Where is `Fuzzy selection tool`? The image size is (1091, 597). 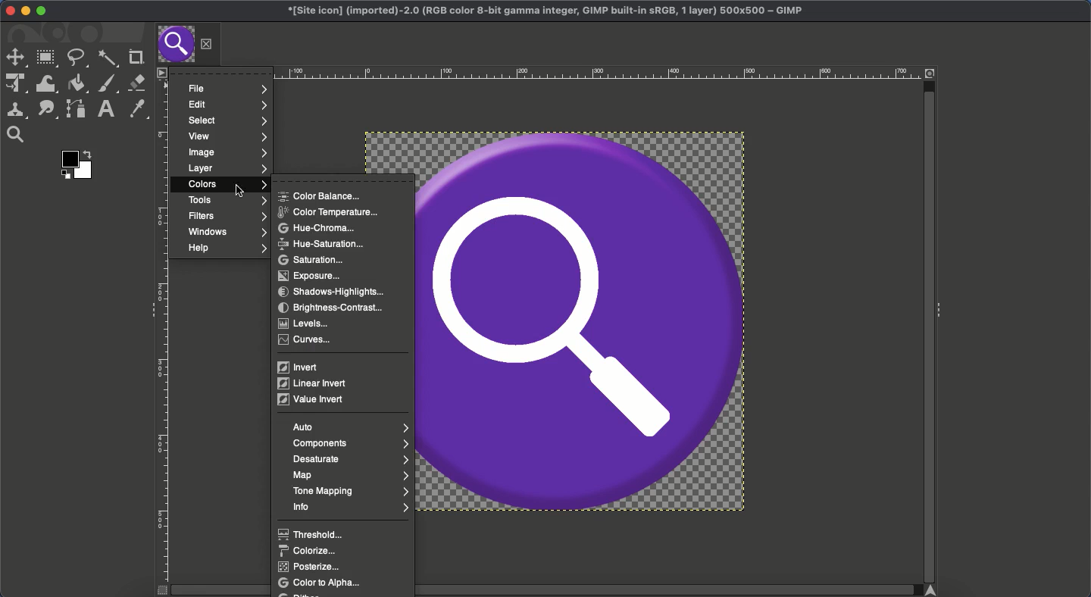
Fuzzy selection tool is located at coordinates (108, 60).